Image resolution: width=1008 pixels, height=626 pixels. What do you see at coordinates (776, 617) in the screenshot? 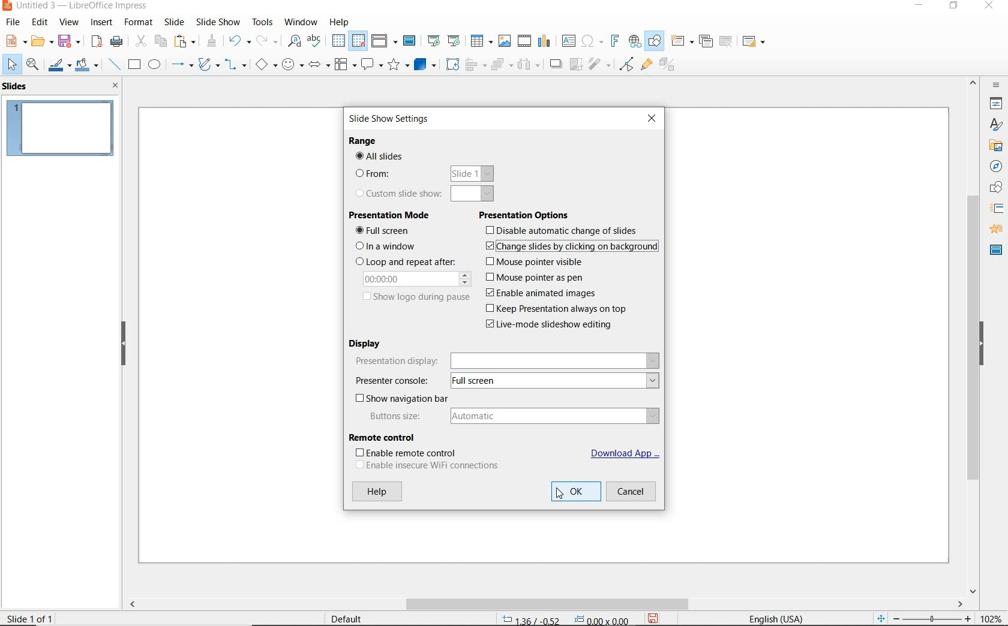
I see `TEXT LANGUAGE` at bounding box center [776, 617].